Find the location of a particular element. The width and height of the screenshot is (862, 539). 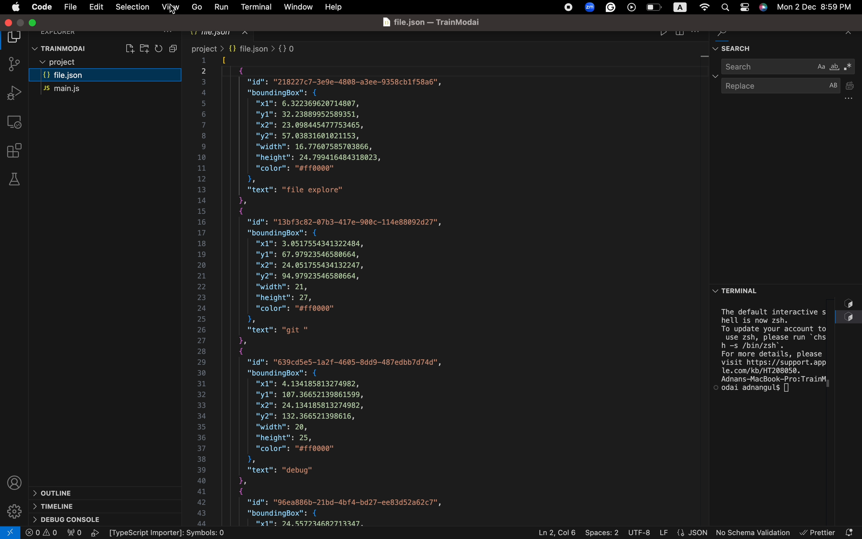

replace is located at coordinates (790, 91).